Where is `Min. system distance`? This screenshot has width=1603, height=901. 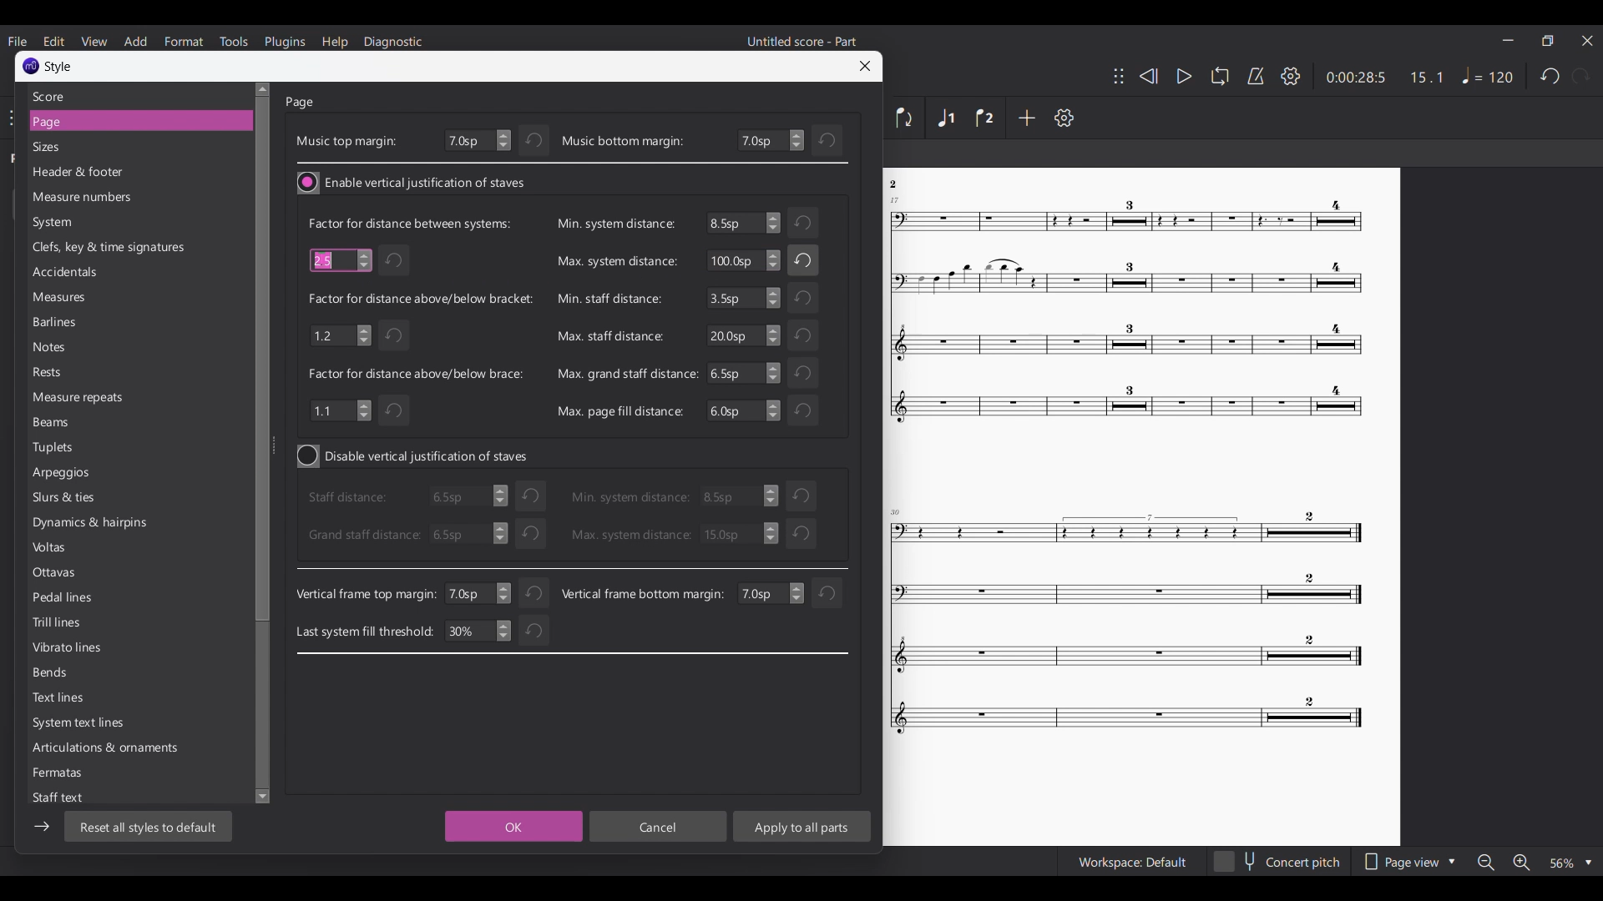 Min. system distance is located at coordinates (614, 224).